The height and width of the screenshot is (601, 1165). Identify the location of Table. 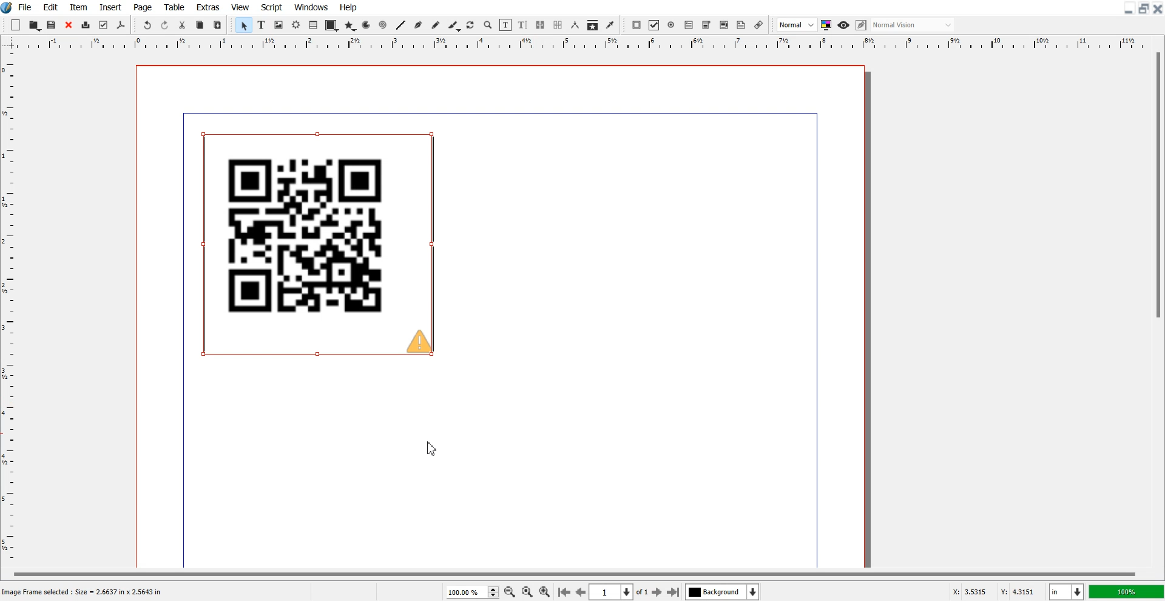
(313, 25).